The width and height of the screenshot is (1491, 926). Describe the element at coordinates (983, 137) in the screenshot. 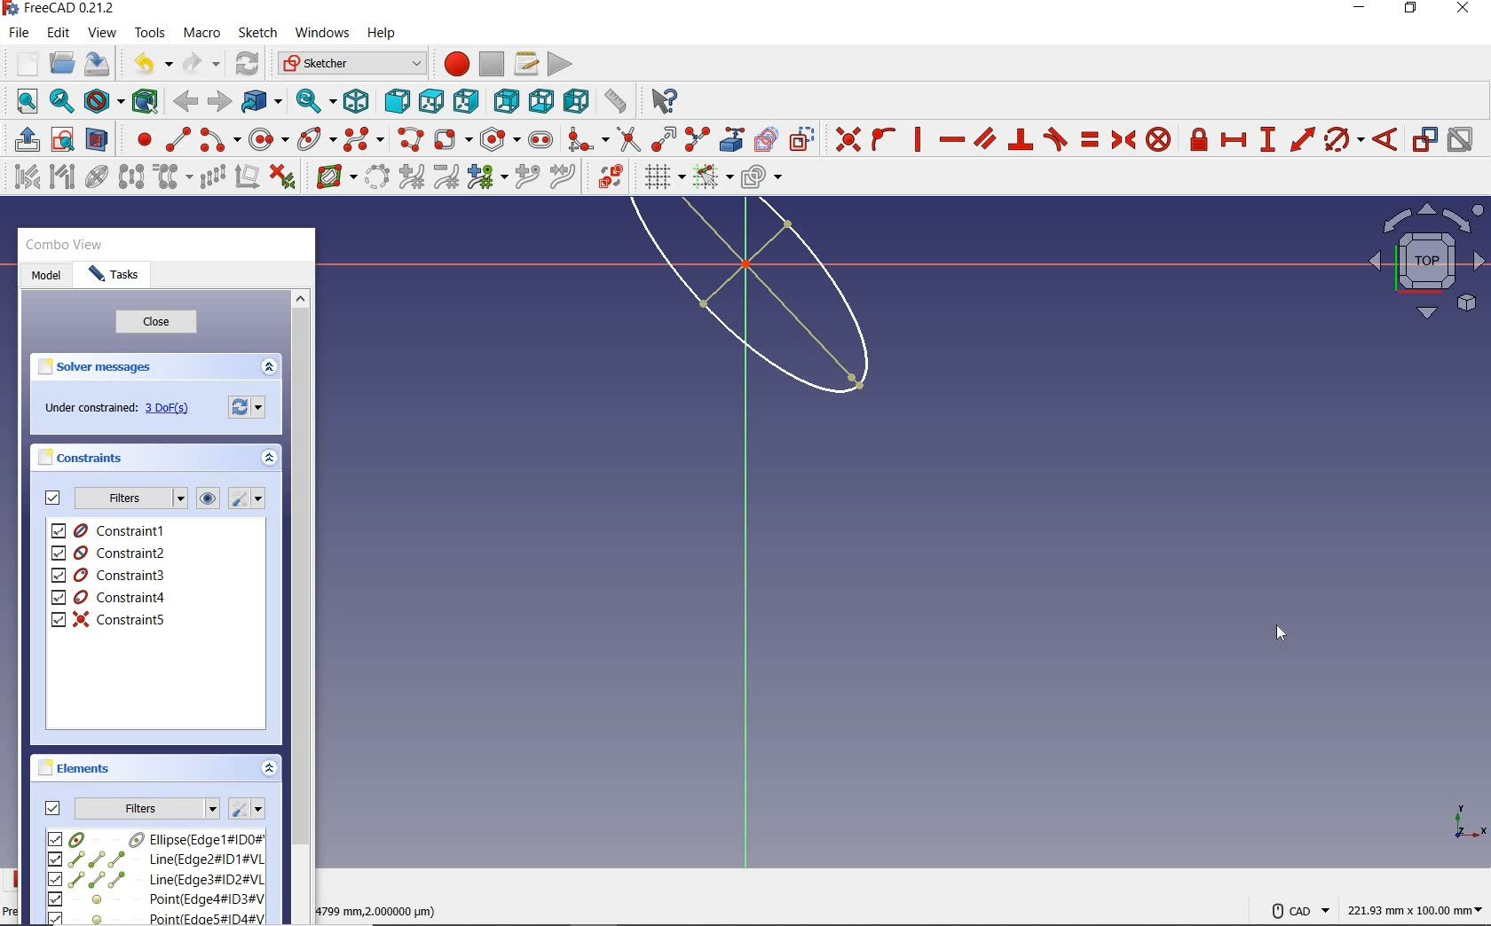

I see `constrain parallel` at that location.